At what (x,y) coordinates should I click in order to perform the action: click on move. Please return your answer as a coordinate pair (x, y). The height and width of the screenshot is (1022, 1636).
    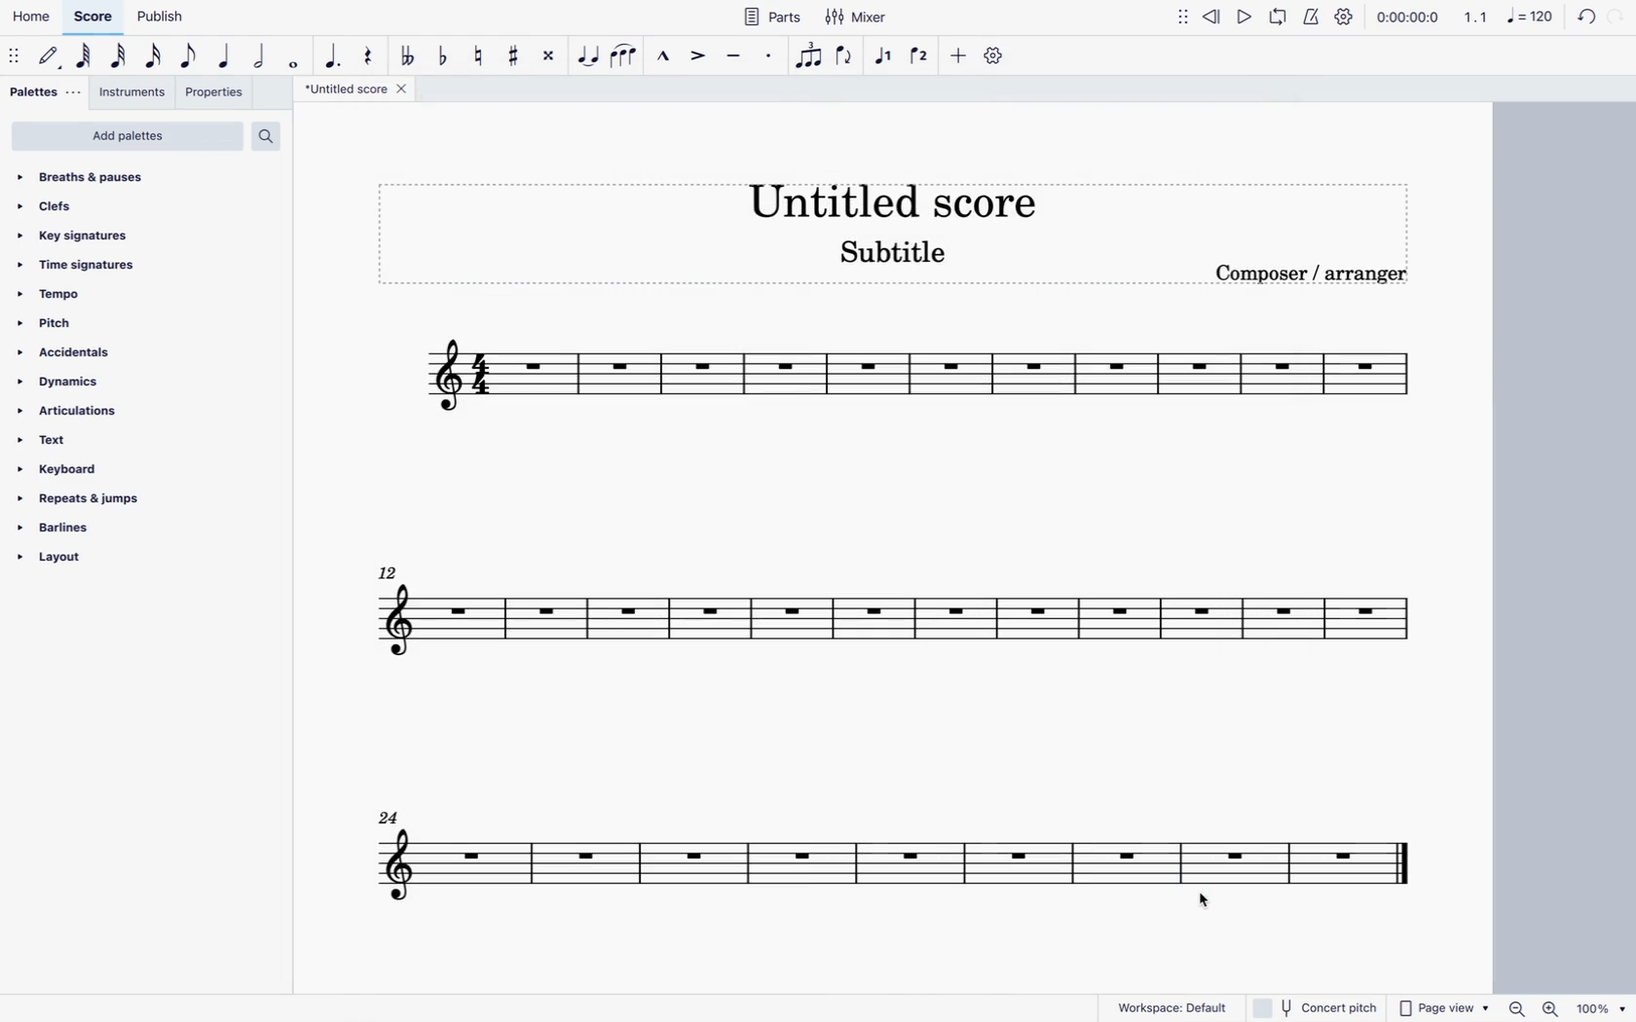
    Looking at the image, I should click on (15, 57).